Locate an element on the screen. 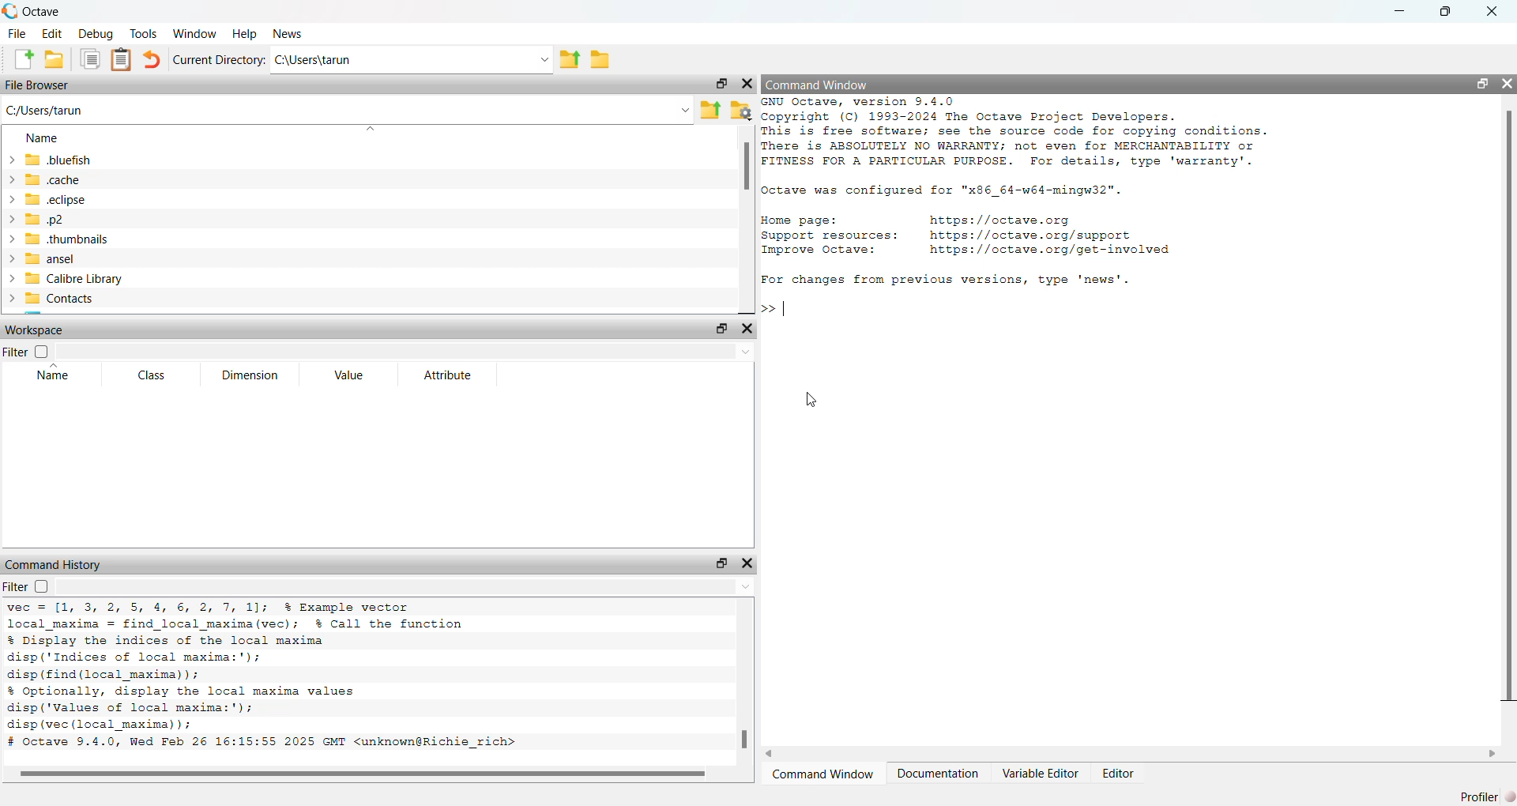  .cache is located at coordinates (58, 179).